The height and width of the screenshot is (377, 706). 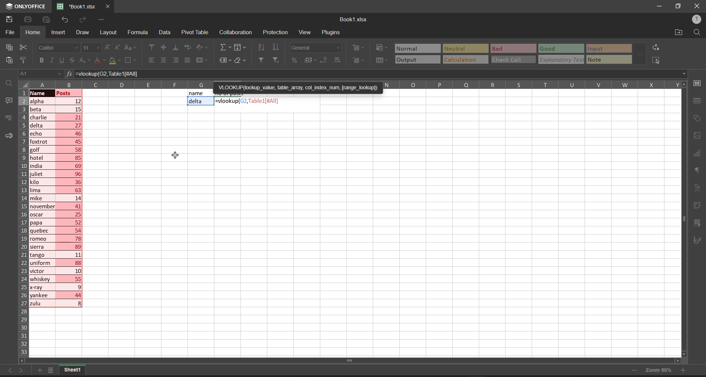 I want to click on plugins, so click(x=331, y=32).